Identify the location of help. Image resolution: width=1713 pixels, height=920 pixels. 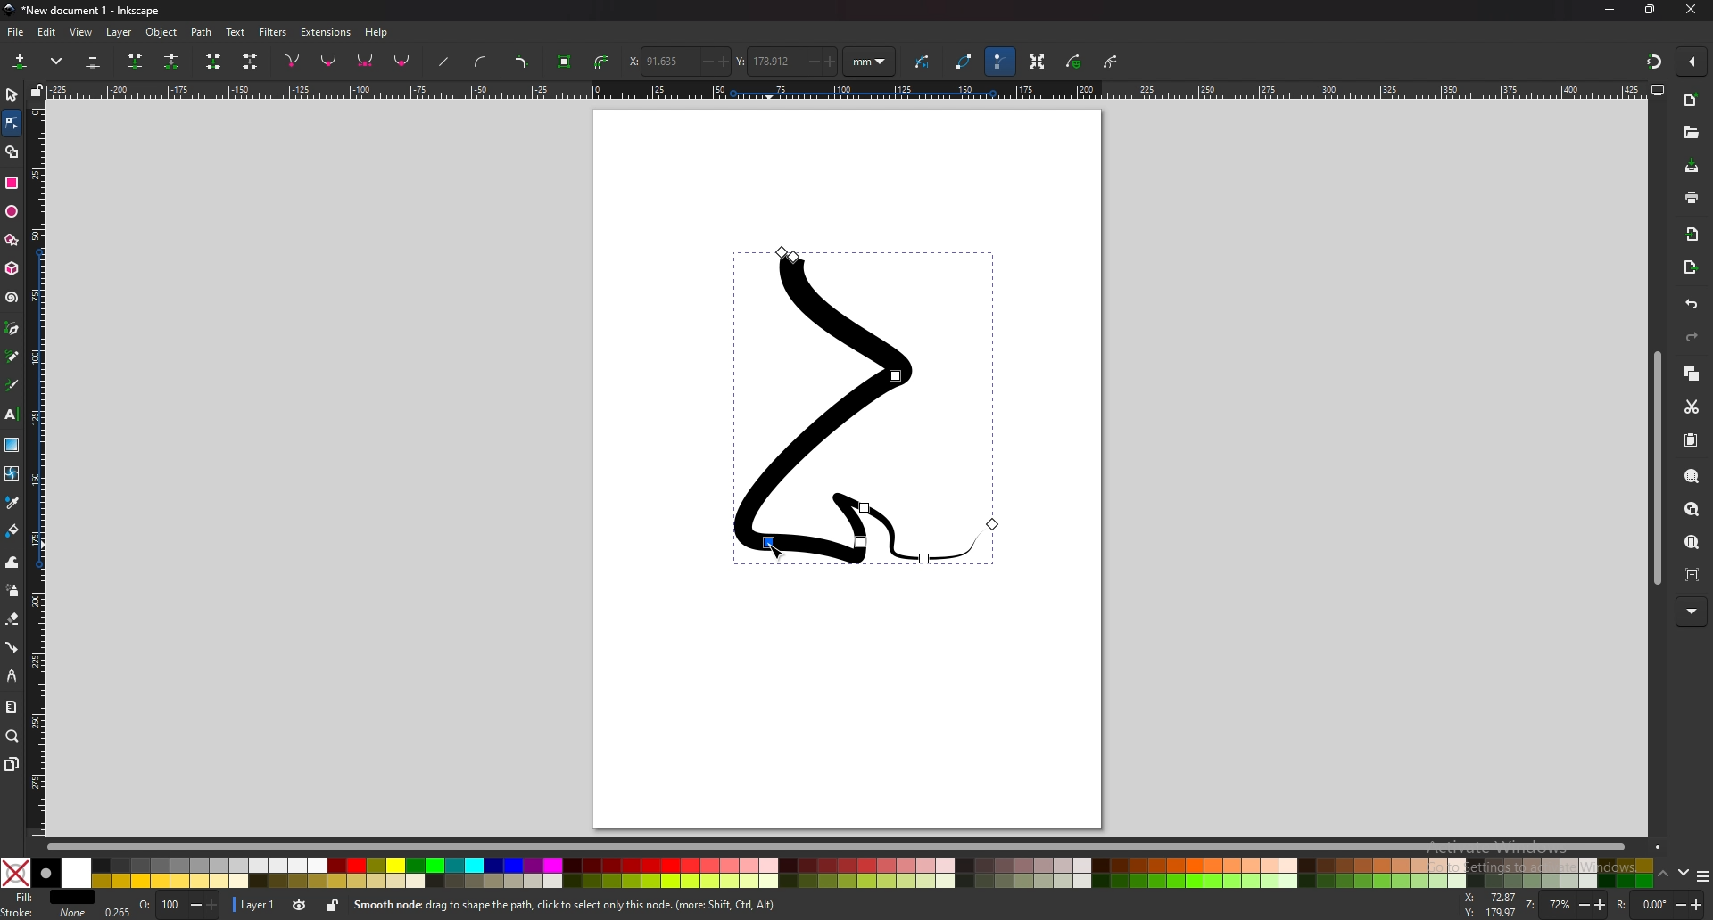
(380, 31).